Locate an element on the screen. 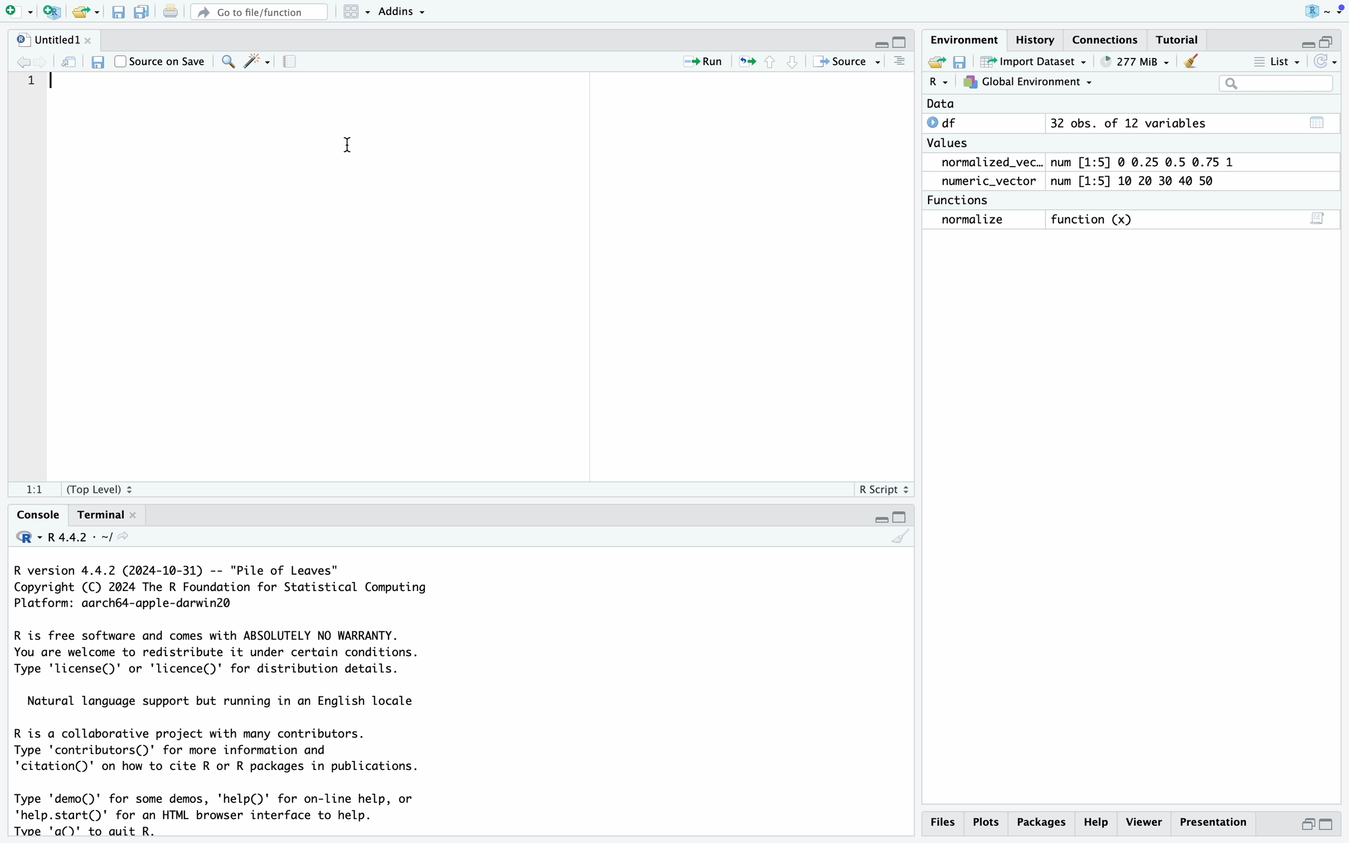 The height and width of the screenshot is (843, 1349). MAXIMISE is located at coordinates (1332, 37).